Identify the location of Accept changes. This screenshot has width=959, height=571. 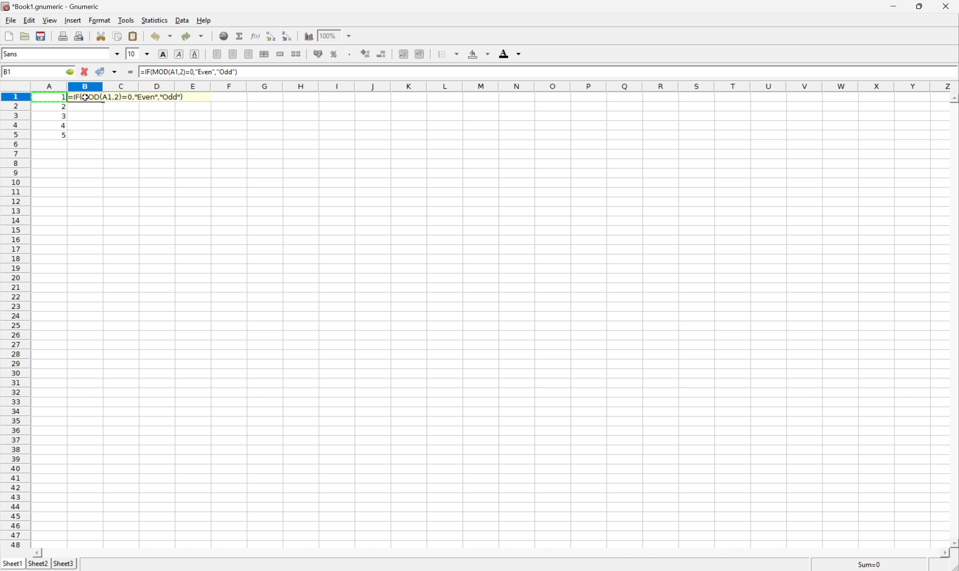
(100, 72).